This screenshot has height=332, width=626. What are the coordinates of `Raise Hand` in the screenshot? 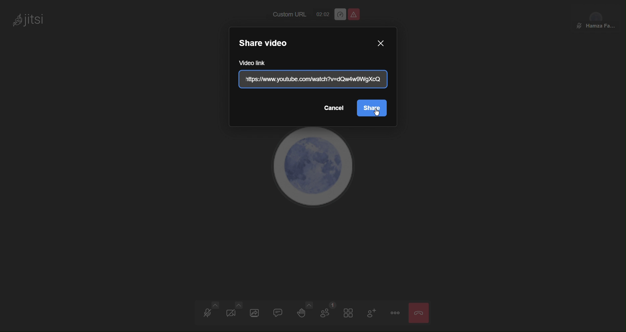 It's located at (303, 314).